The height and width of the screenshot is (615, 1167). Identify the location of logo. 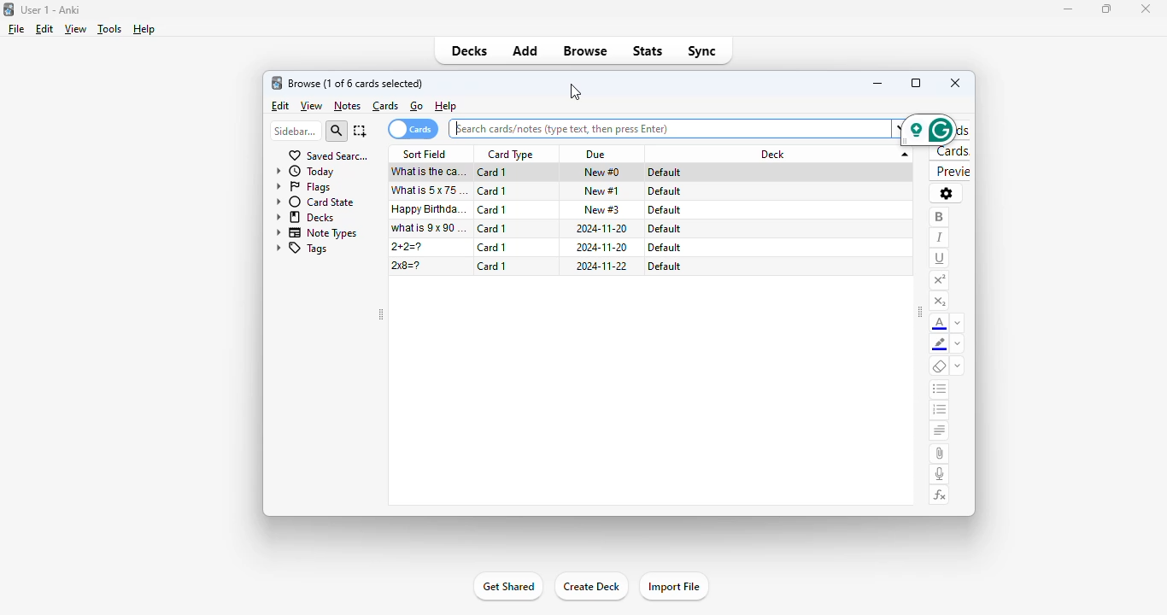
(9, 9).